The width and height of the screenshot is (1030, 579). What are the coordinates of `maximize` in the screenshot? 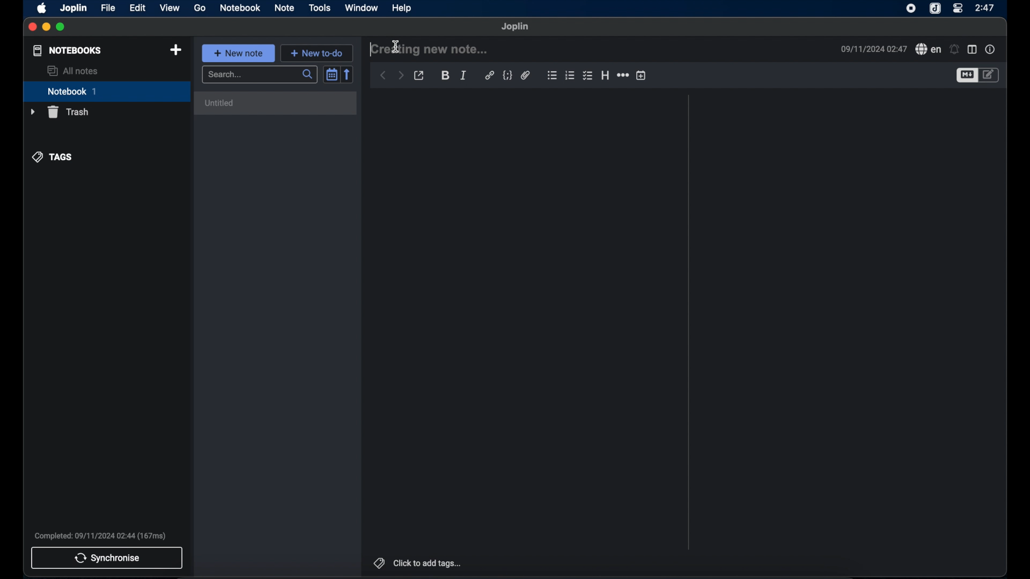 It's located at (61, 27).